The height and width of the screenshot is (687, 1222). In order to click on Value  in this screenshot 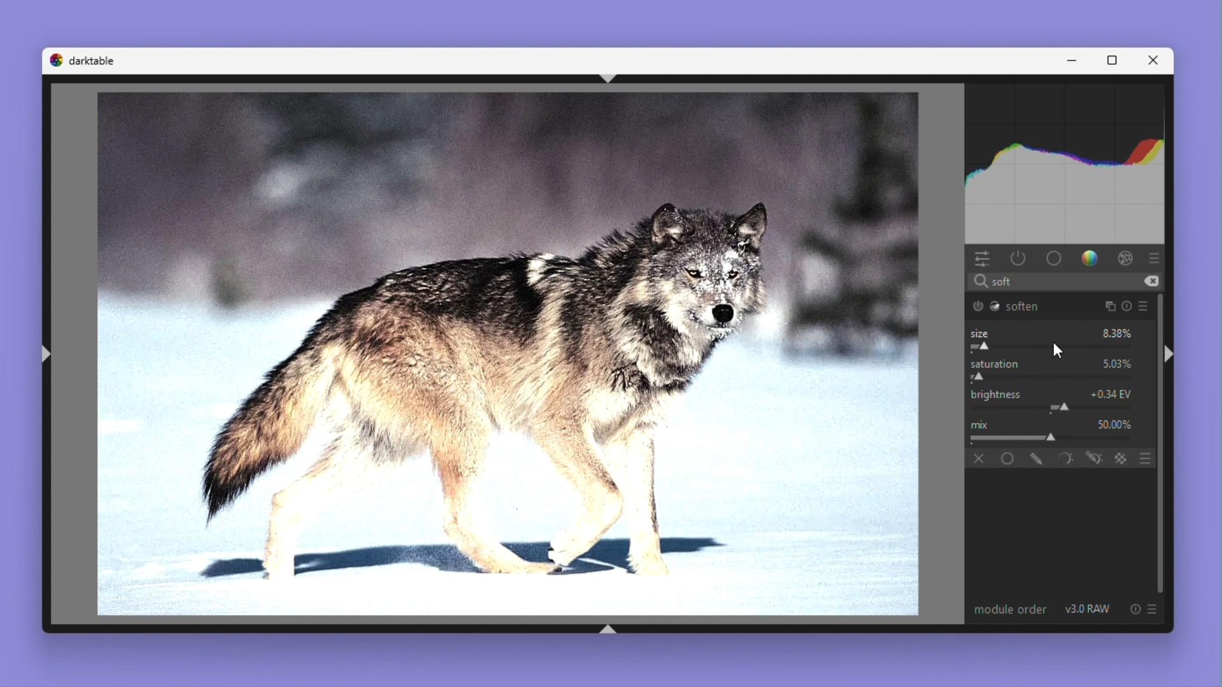, I will do `click(1118, 333)`.